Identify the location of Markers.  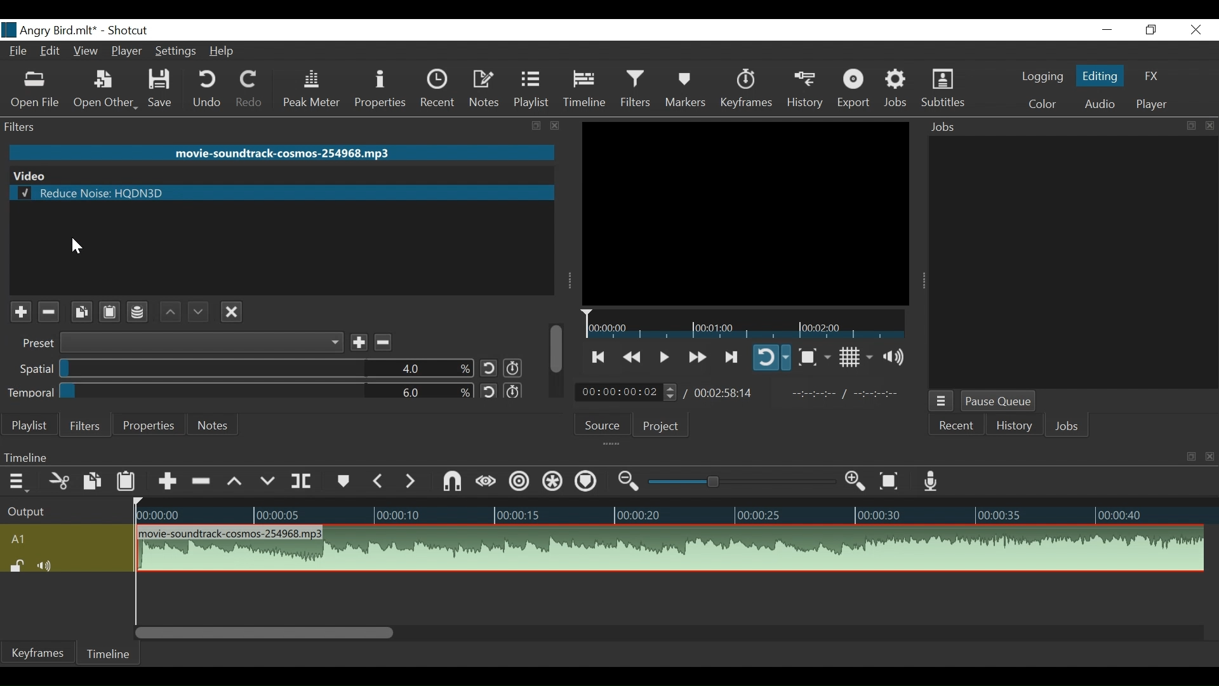
(342, 480).